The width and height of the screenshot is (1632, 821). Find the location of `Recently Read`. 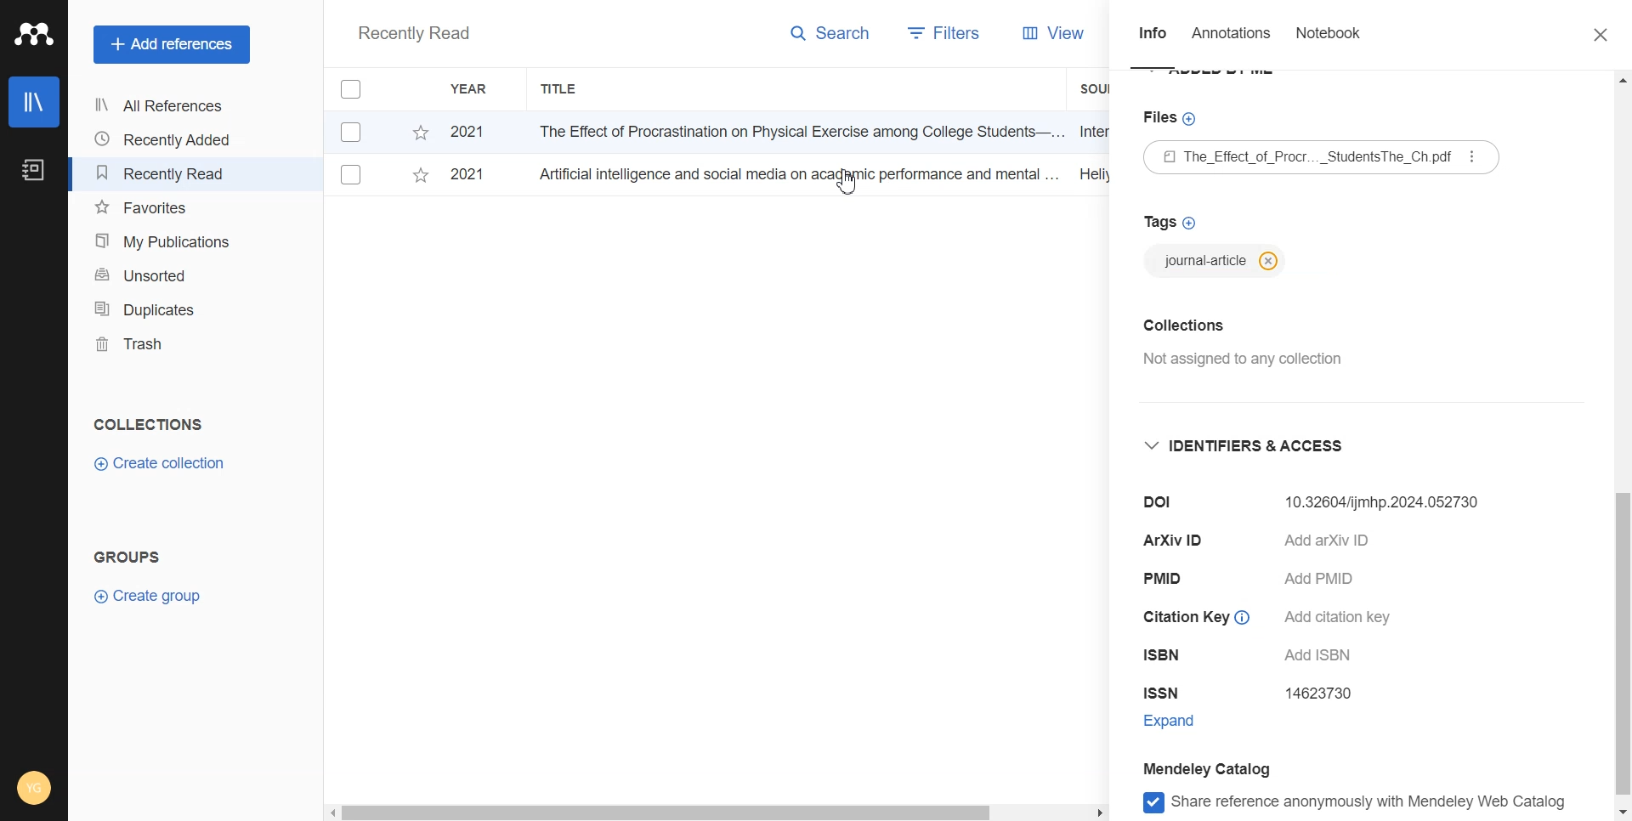

Recently Read is located at coordinates (413, 35).